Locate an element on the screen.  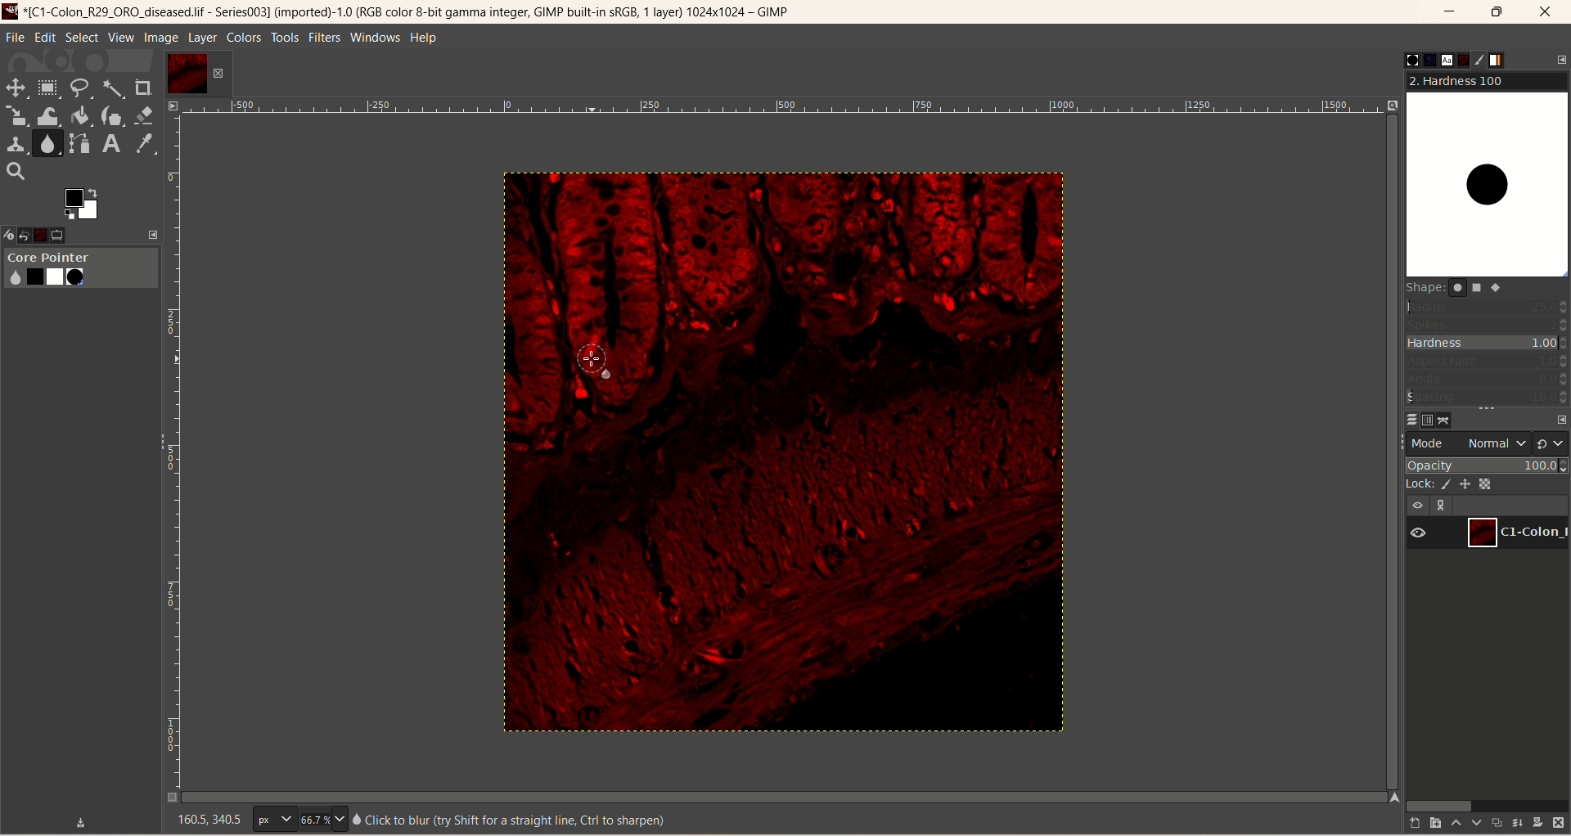
create a new layer with last used values is located at coordinates (1407, 824).